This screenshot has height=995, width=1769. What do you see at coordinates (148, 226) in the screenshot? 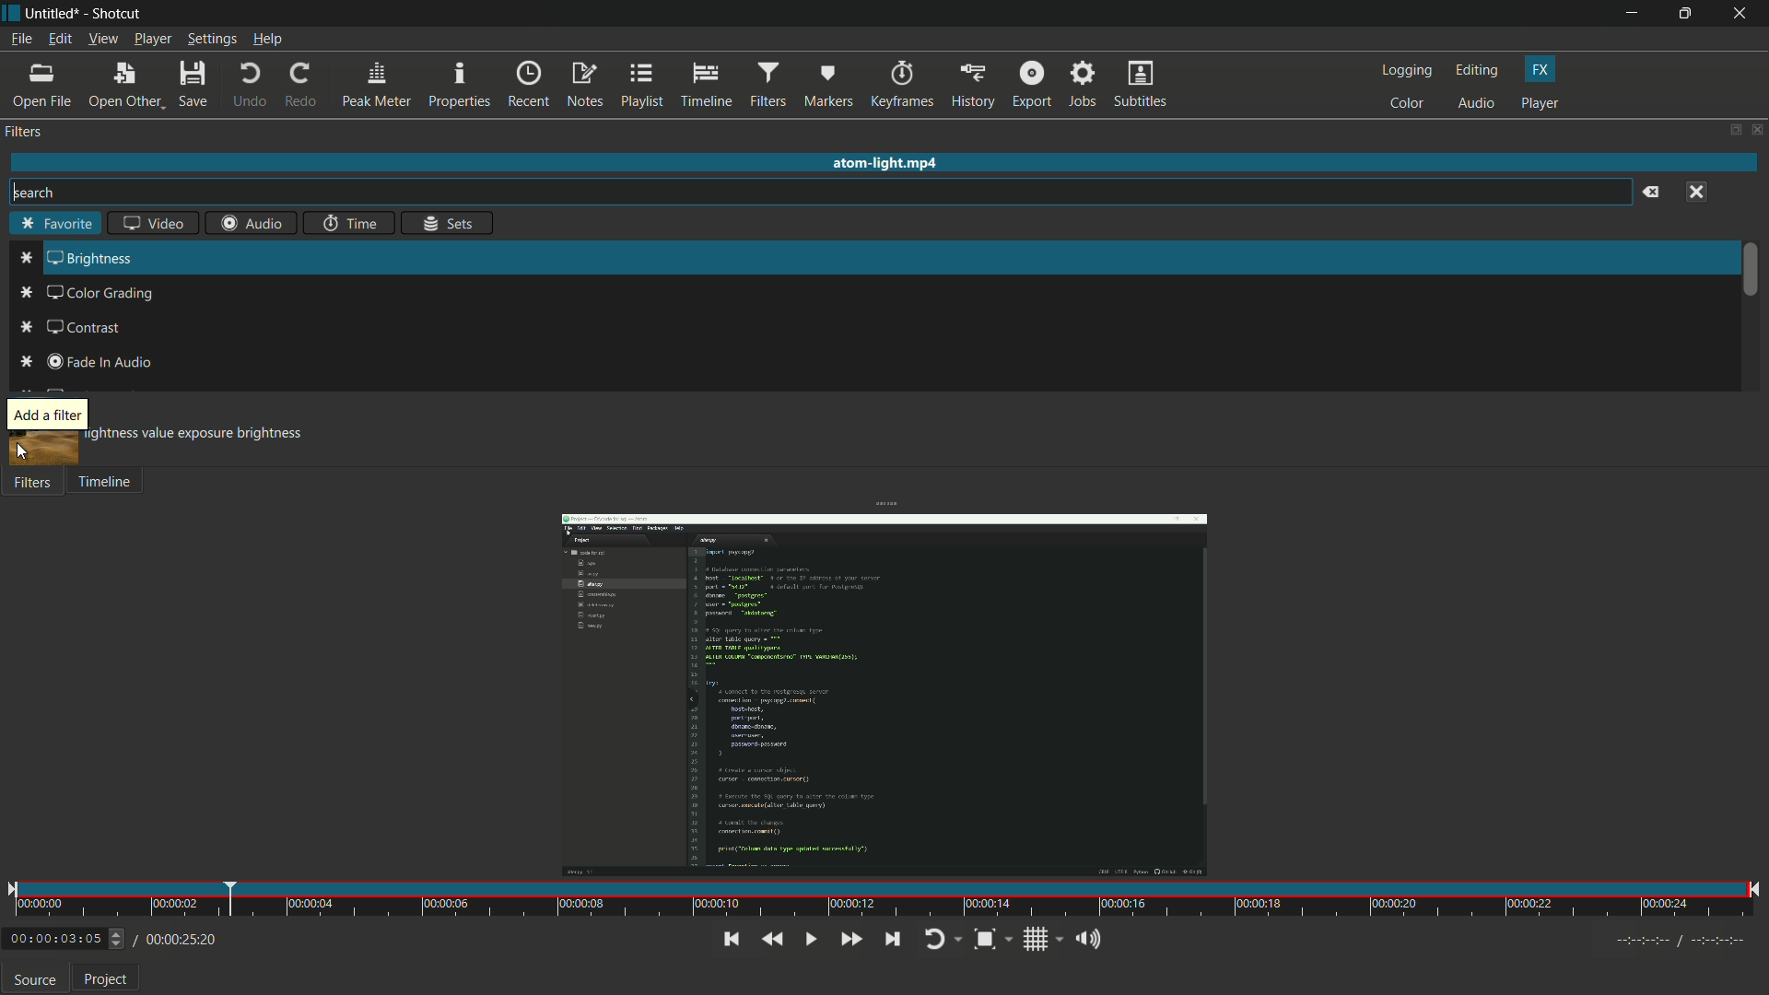
I see `video` at bounding box center [148, 226].